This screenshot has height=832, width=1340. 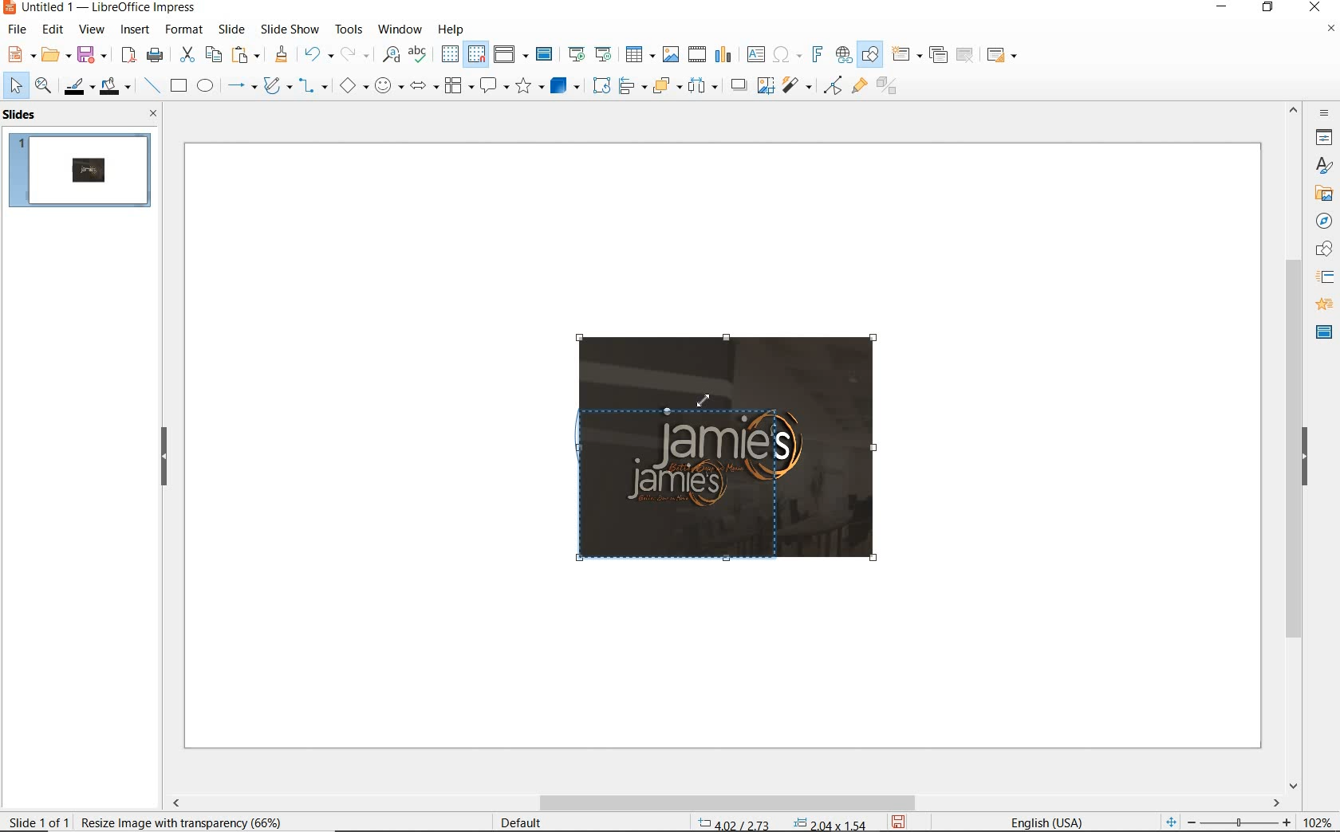 What do you see at coordinates (696, 53) in the screenshot?
I see `insert video` at bounding box center [696, 53].